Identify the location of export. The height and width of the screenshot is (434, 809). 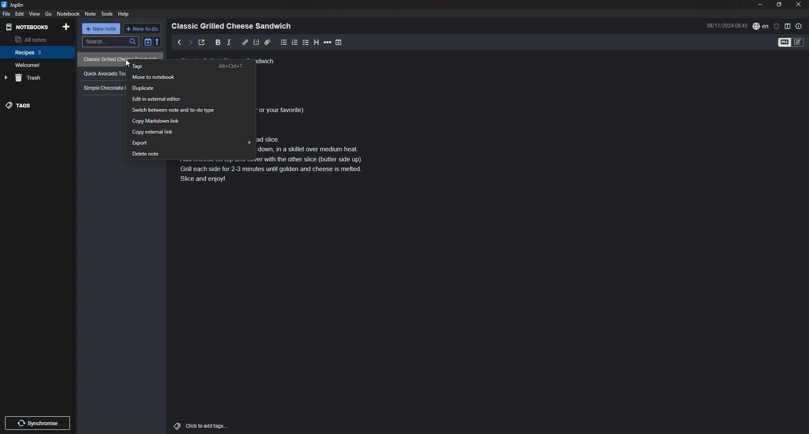
(192, 142).